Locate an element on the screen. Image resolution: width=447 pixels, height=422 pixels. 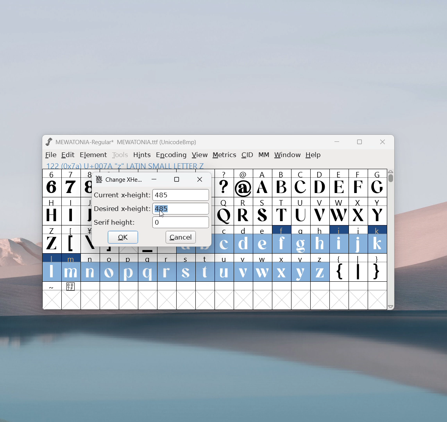
v is located at coordinates (243, 267).